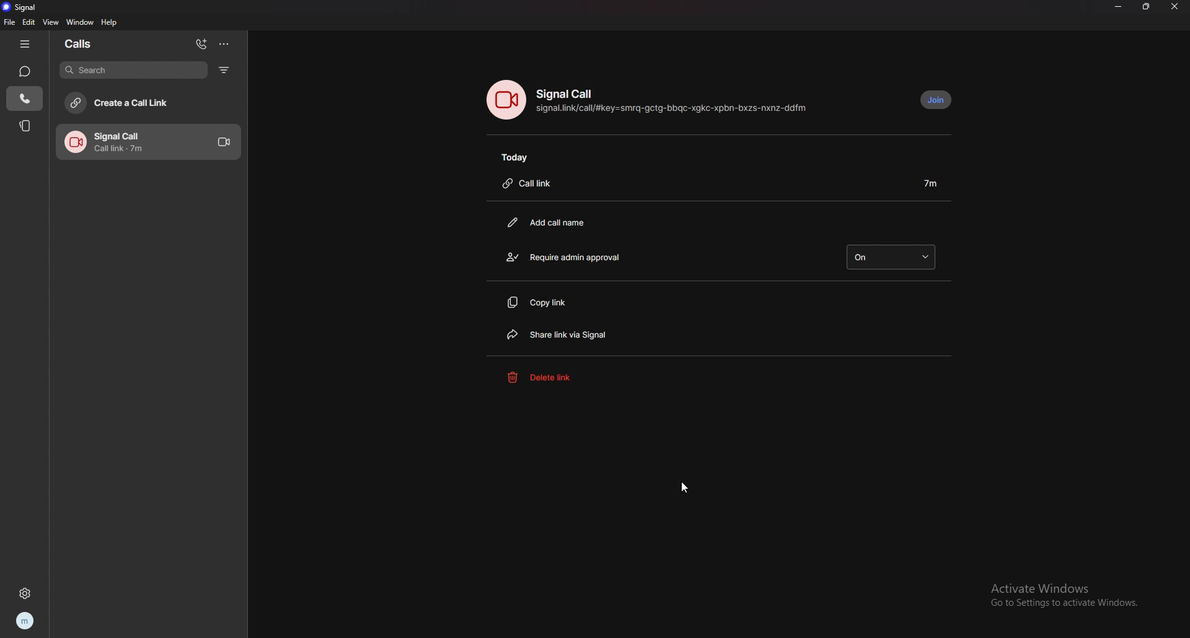 Image resolution: width=1190 pixels, height=638 pixels. Describe the element at coordinates (29, 22) in the screenshot. I see `edit` at that location.